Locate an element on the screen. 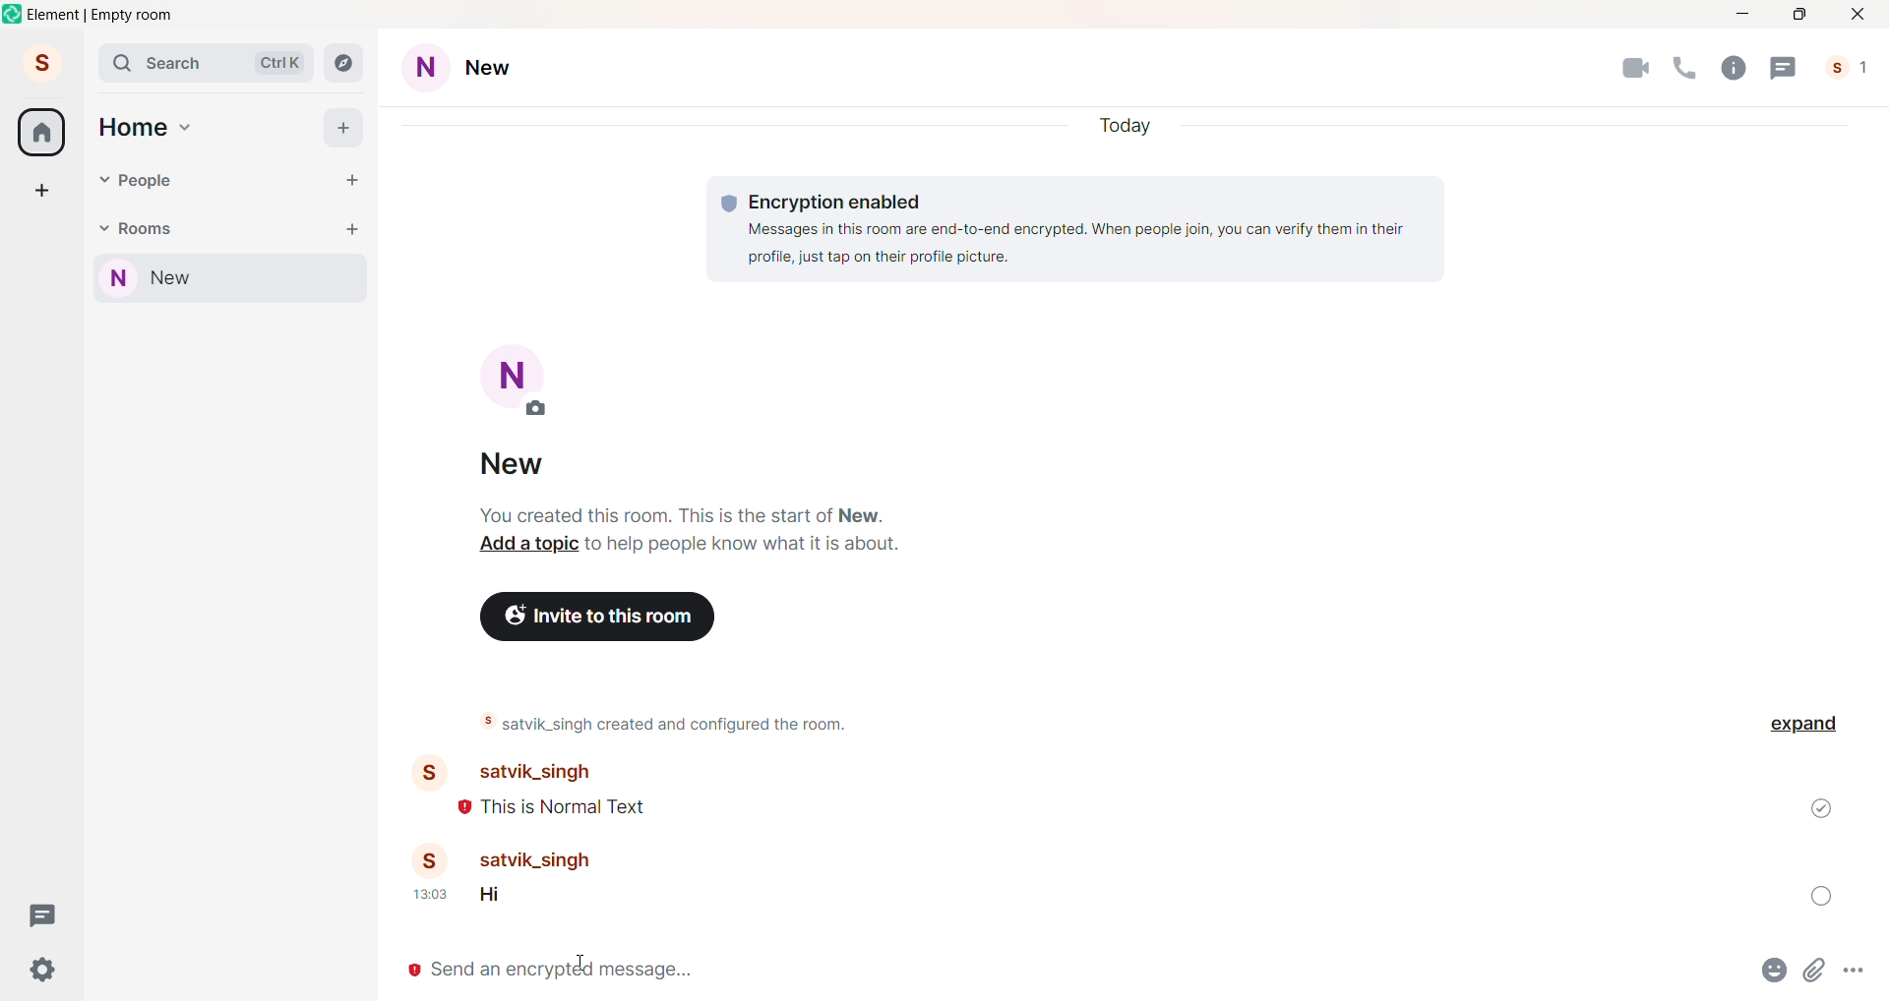 Image resolution: width=1889 pixels, height=1001 pixels. People is located at coordinates (151, 181).